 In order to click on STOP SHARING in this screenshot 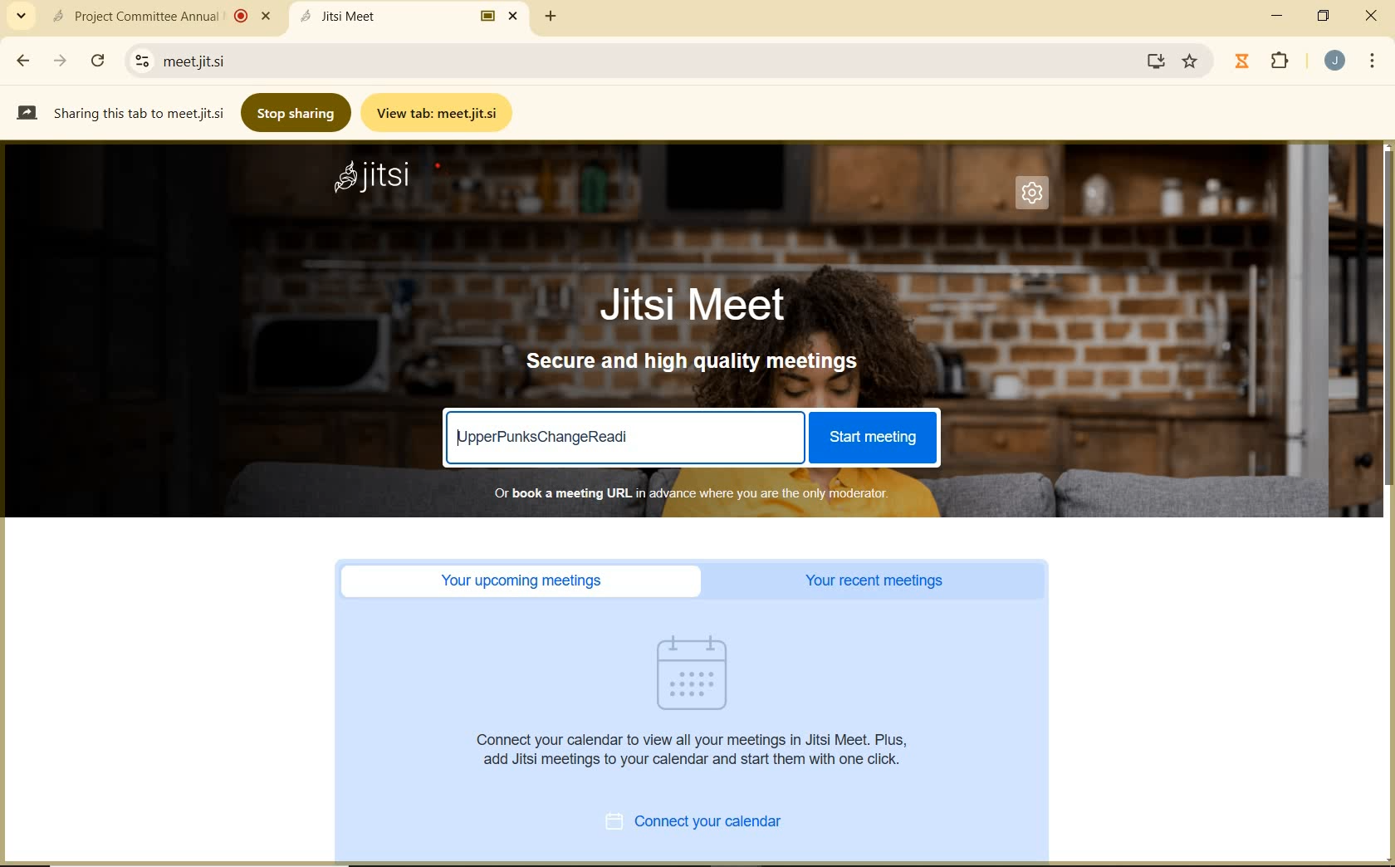, I will do `click(297, 111)`.